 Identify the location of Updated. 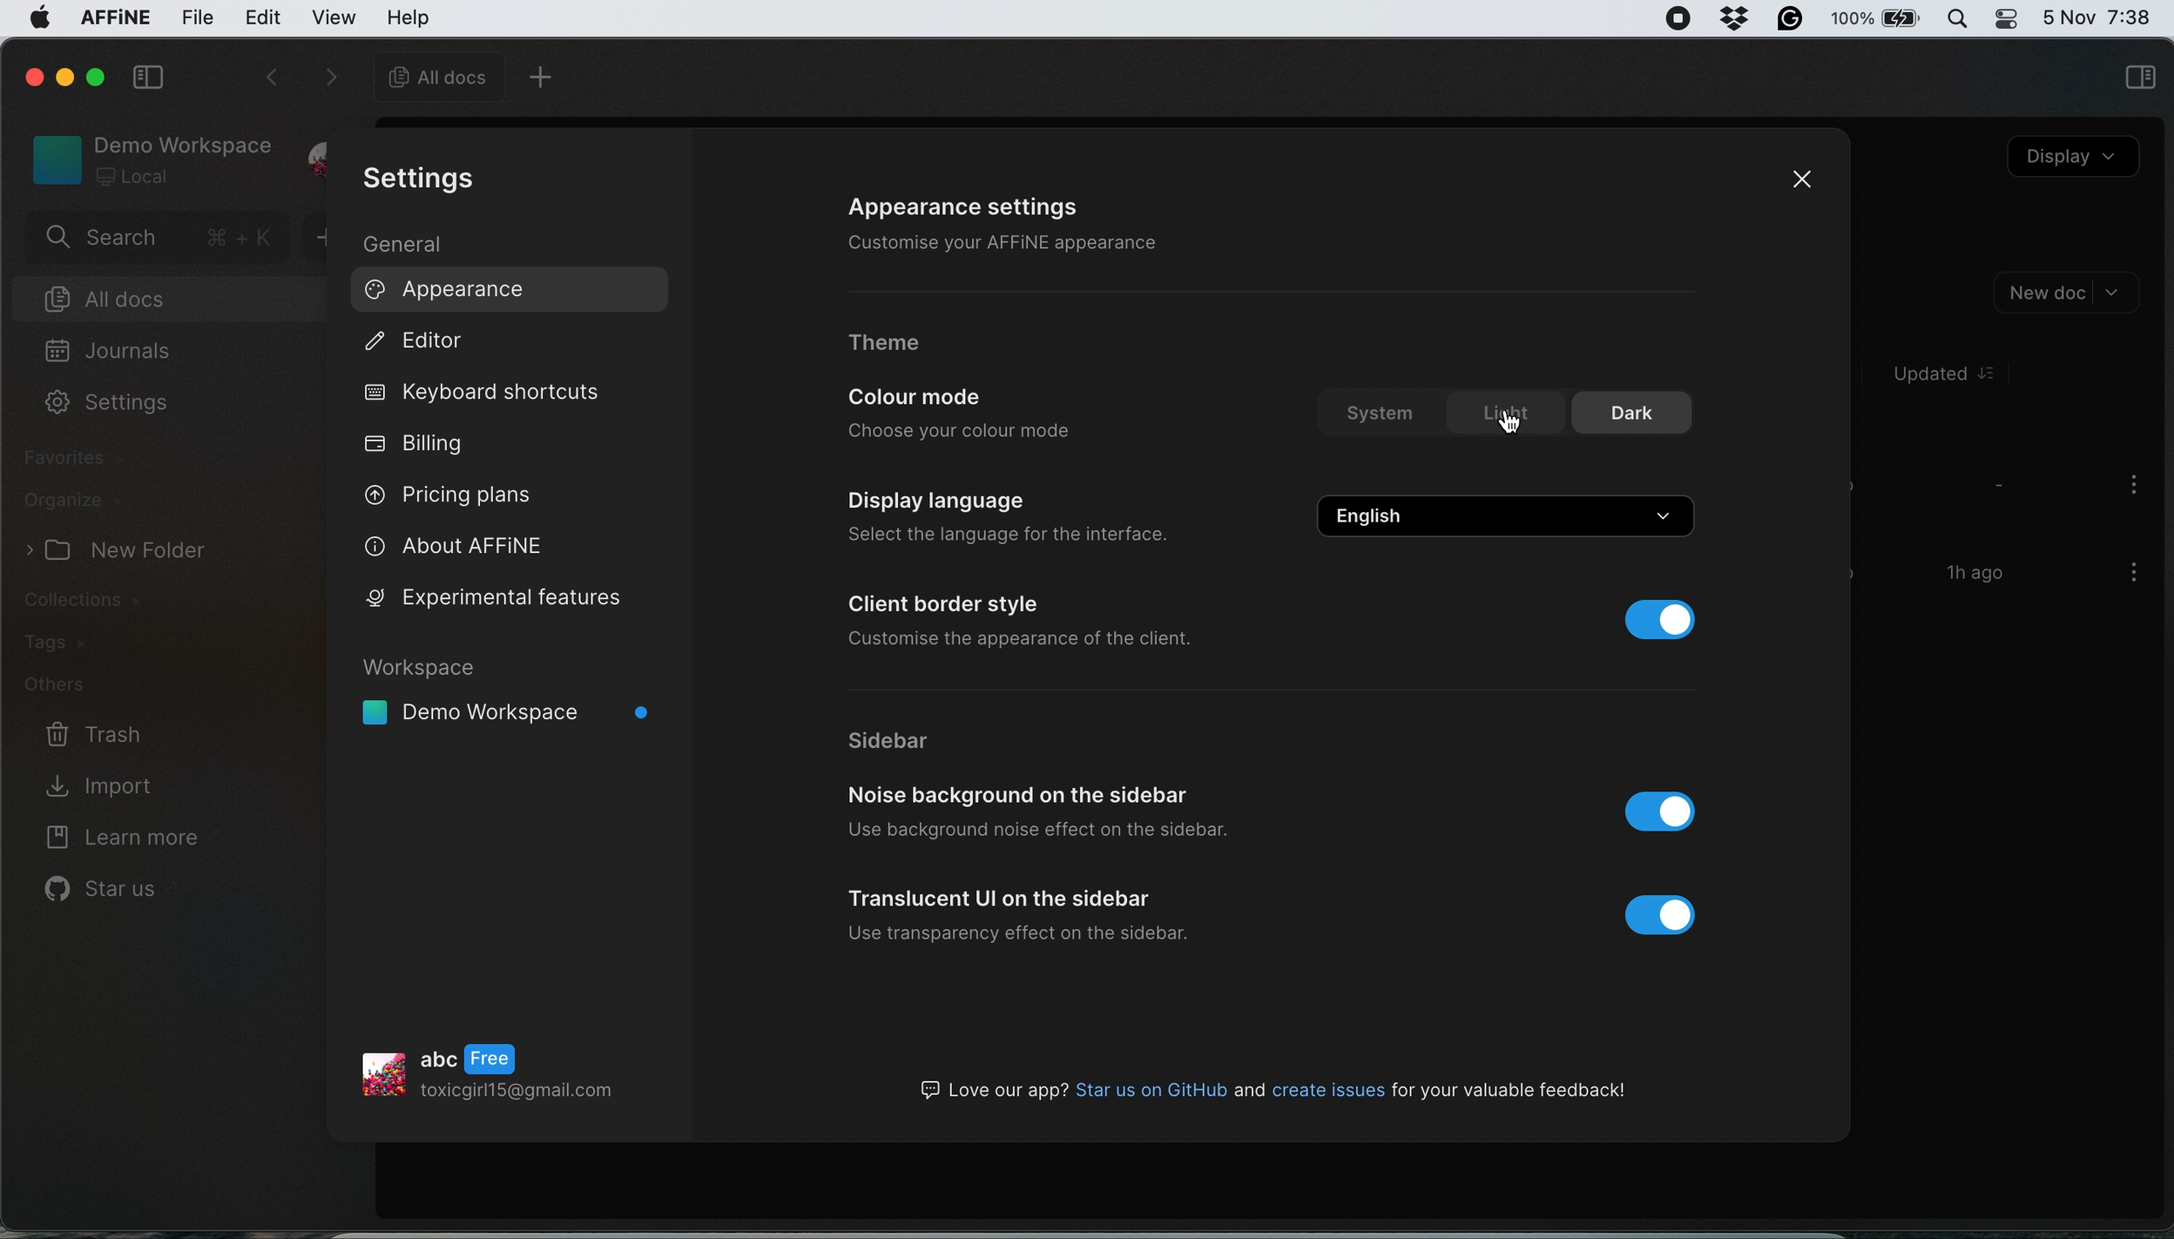
(1954, 375).